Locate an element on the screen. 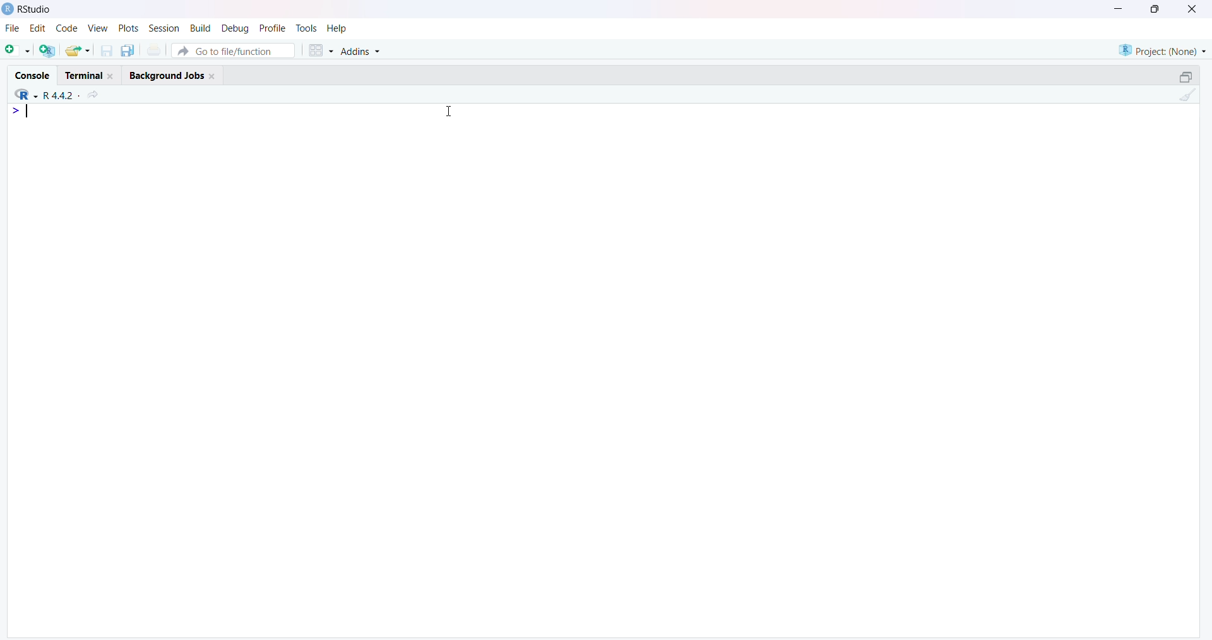 This screenshot has height=640, width=1212. R.4.2.2 is located at coordinates (57, 94).